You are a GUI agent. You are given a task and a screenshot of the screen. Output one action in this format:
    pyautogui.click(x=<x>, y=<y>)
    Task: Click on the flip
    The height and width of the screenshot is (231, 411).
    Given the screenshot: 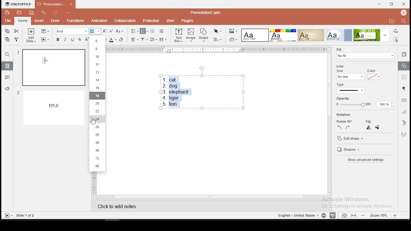 What is the action you would take?
    pyautogui.click(x=367, y=122)
    